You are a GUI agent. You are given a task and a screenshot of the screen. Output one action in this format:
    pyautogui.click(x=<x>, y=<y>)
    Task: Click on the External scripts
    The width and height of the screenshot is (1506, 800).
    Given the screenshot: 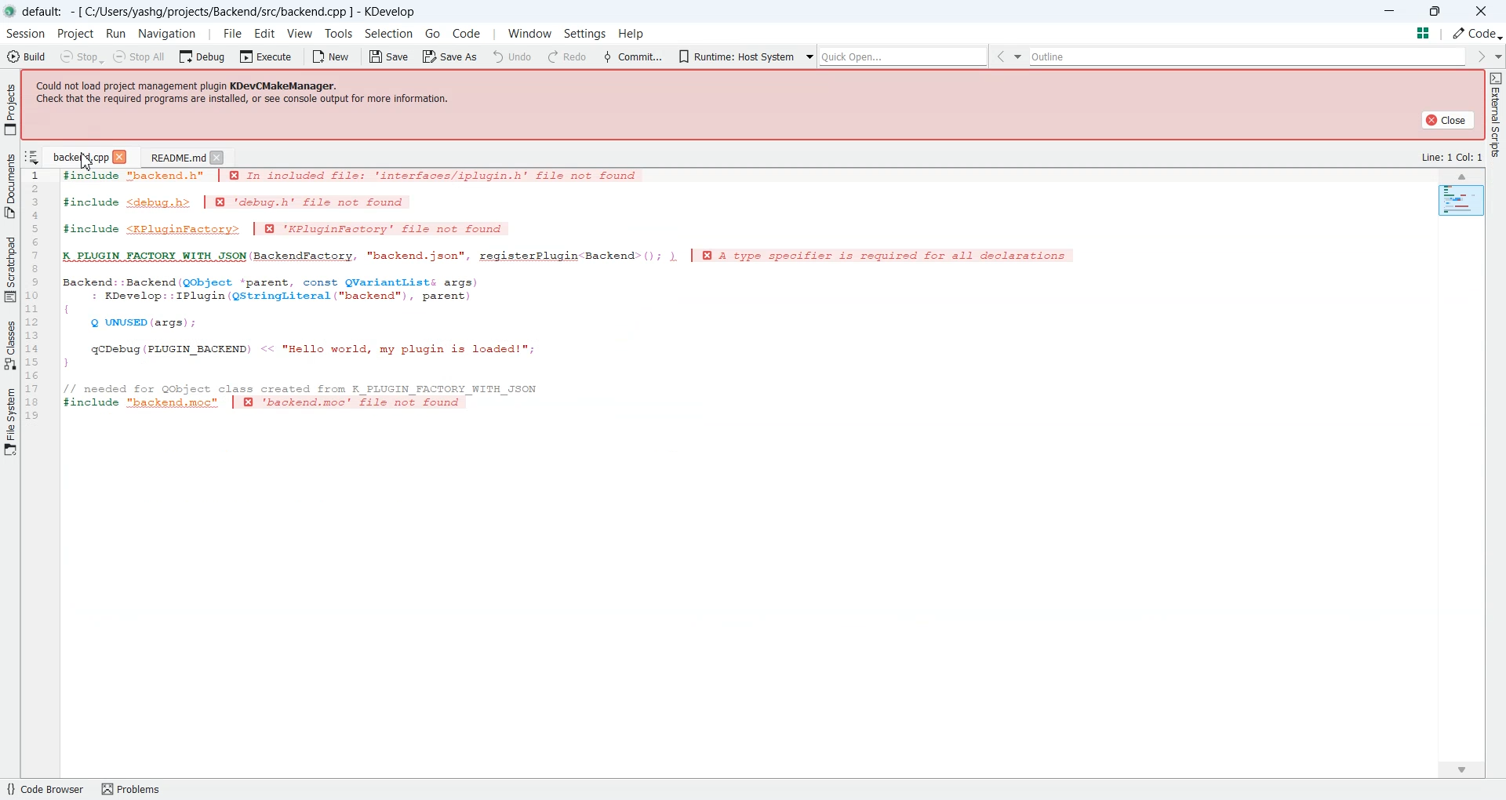 What is the action you would take?
    pyautogui.click(x=1495, y=119)
    